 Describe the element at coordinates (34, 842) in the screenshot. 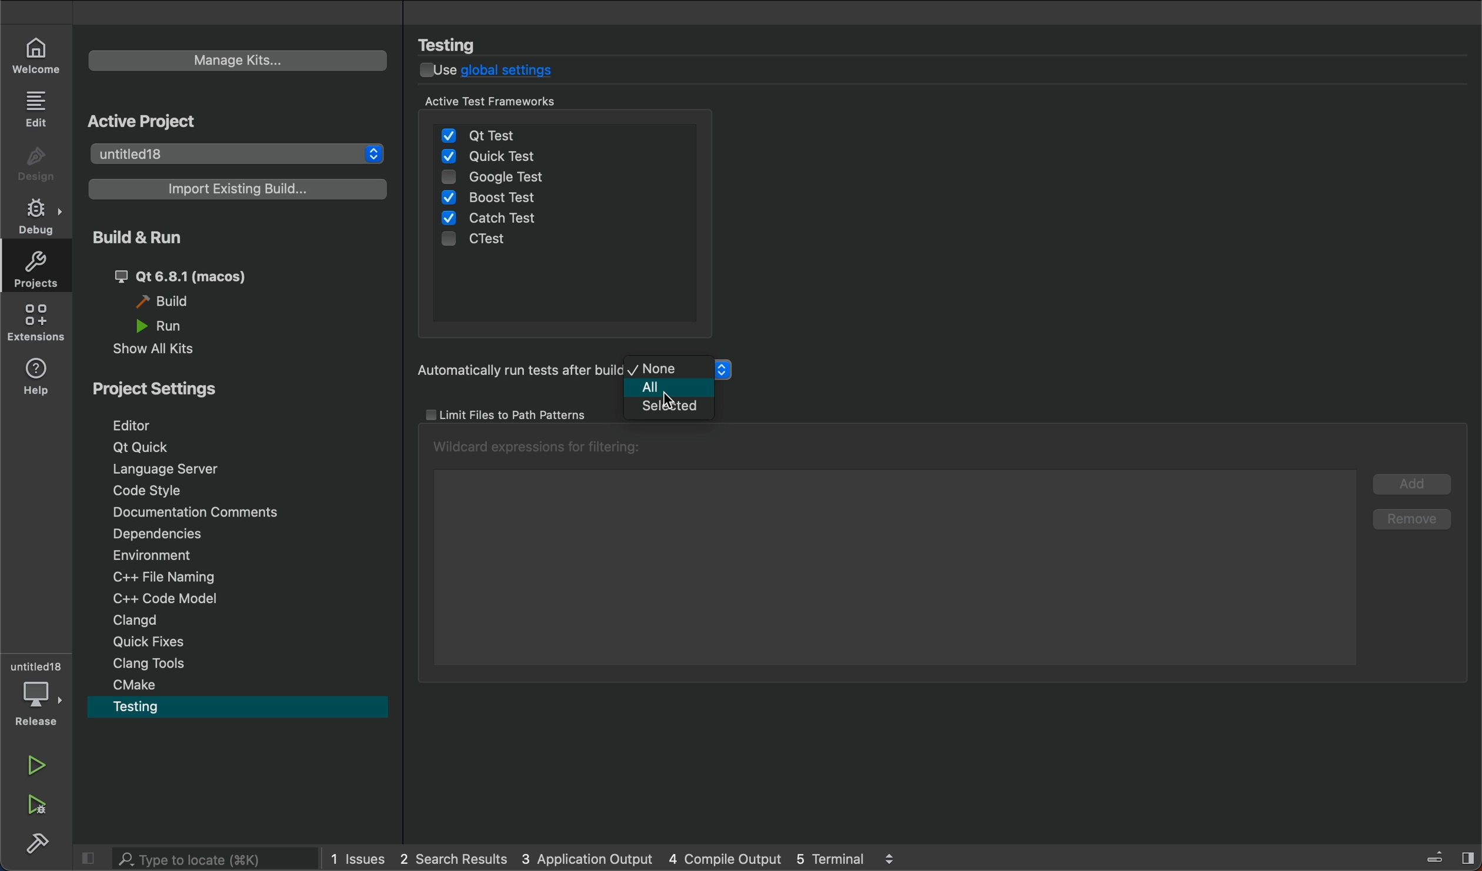

I see `BUILD` at that location.